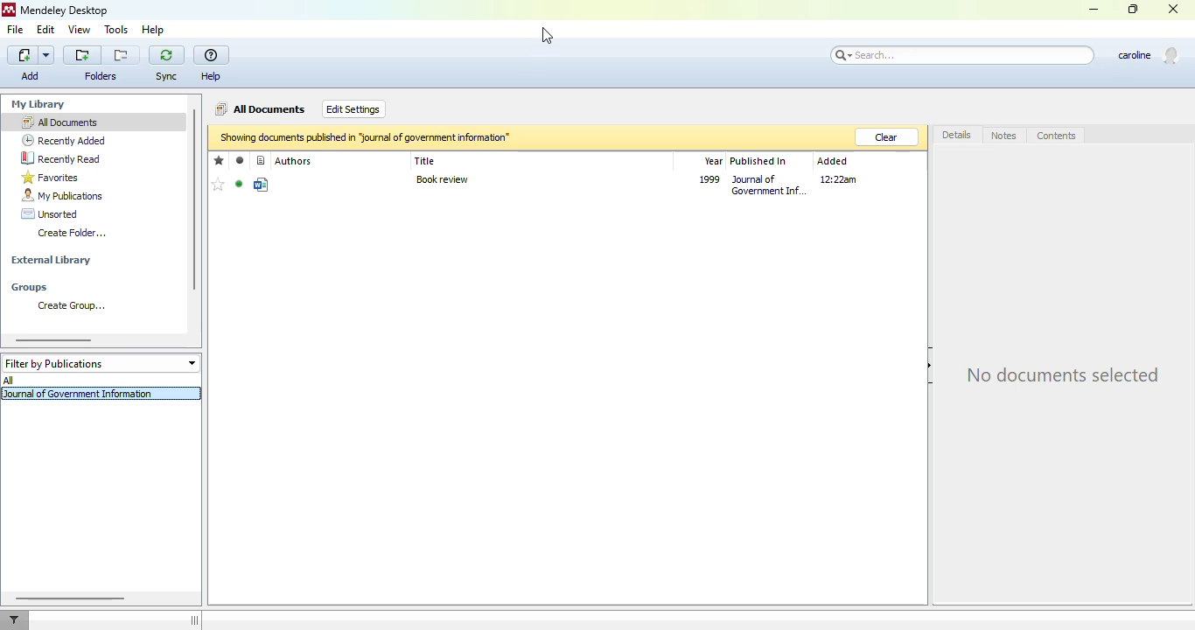 The height and width of the screenshot is (630, 1195). Describe the element at coordinates (66, 10) in the screenshot. I see `mendeley desktop` at that location.